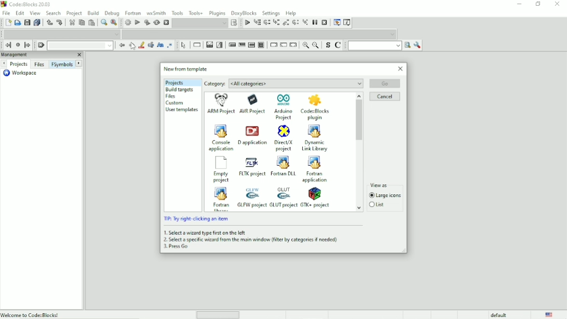 The width and height of the screenshot is (567, 319). What do you see at coordinates (251, 45) in the screenshot?
I see `Counting loop` at bounding box center [251, 45].